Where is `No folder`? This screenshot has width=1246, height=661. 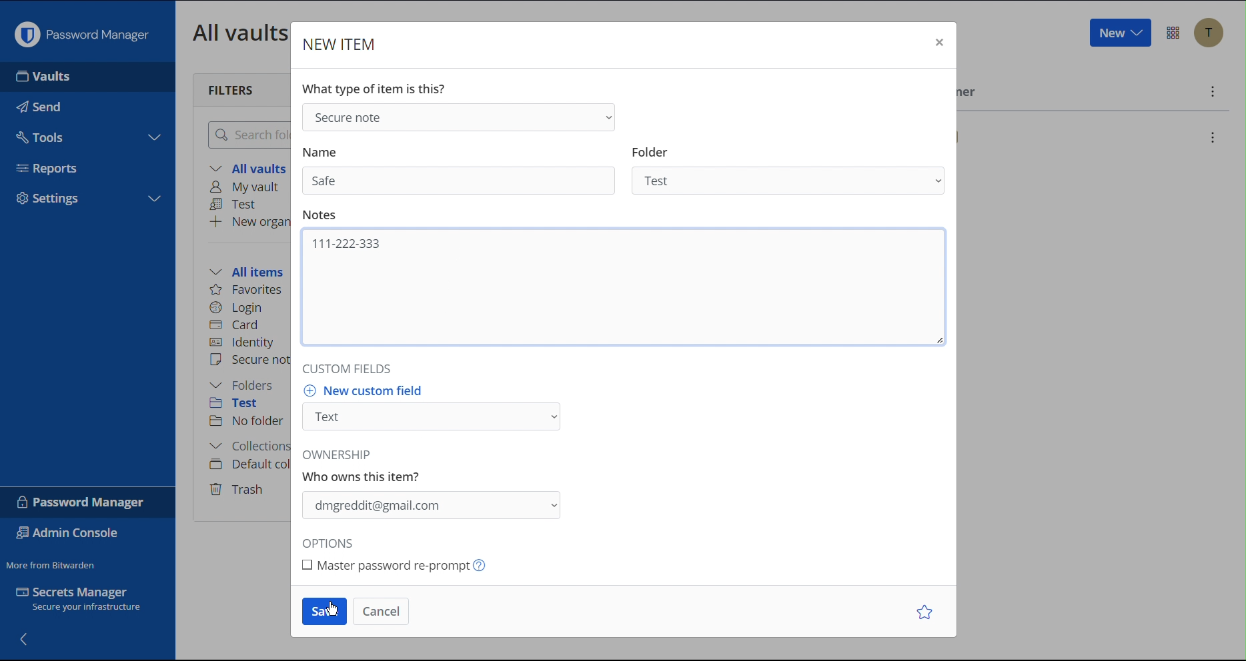
No folder is located at coordinates (248, 422).